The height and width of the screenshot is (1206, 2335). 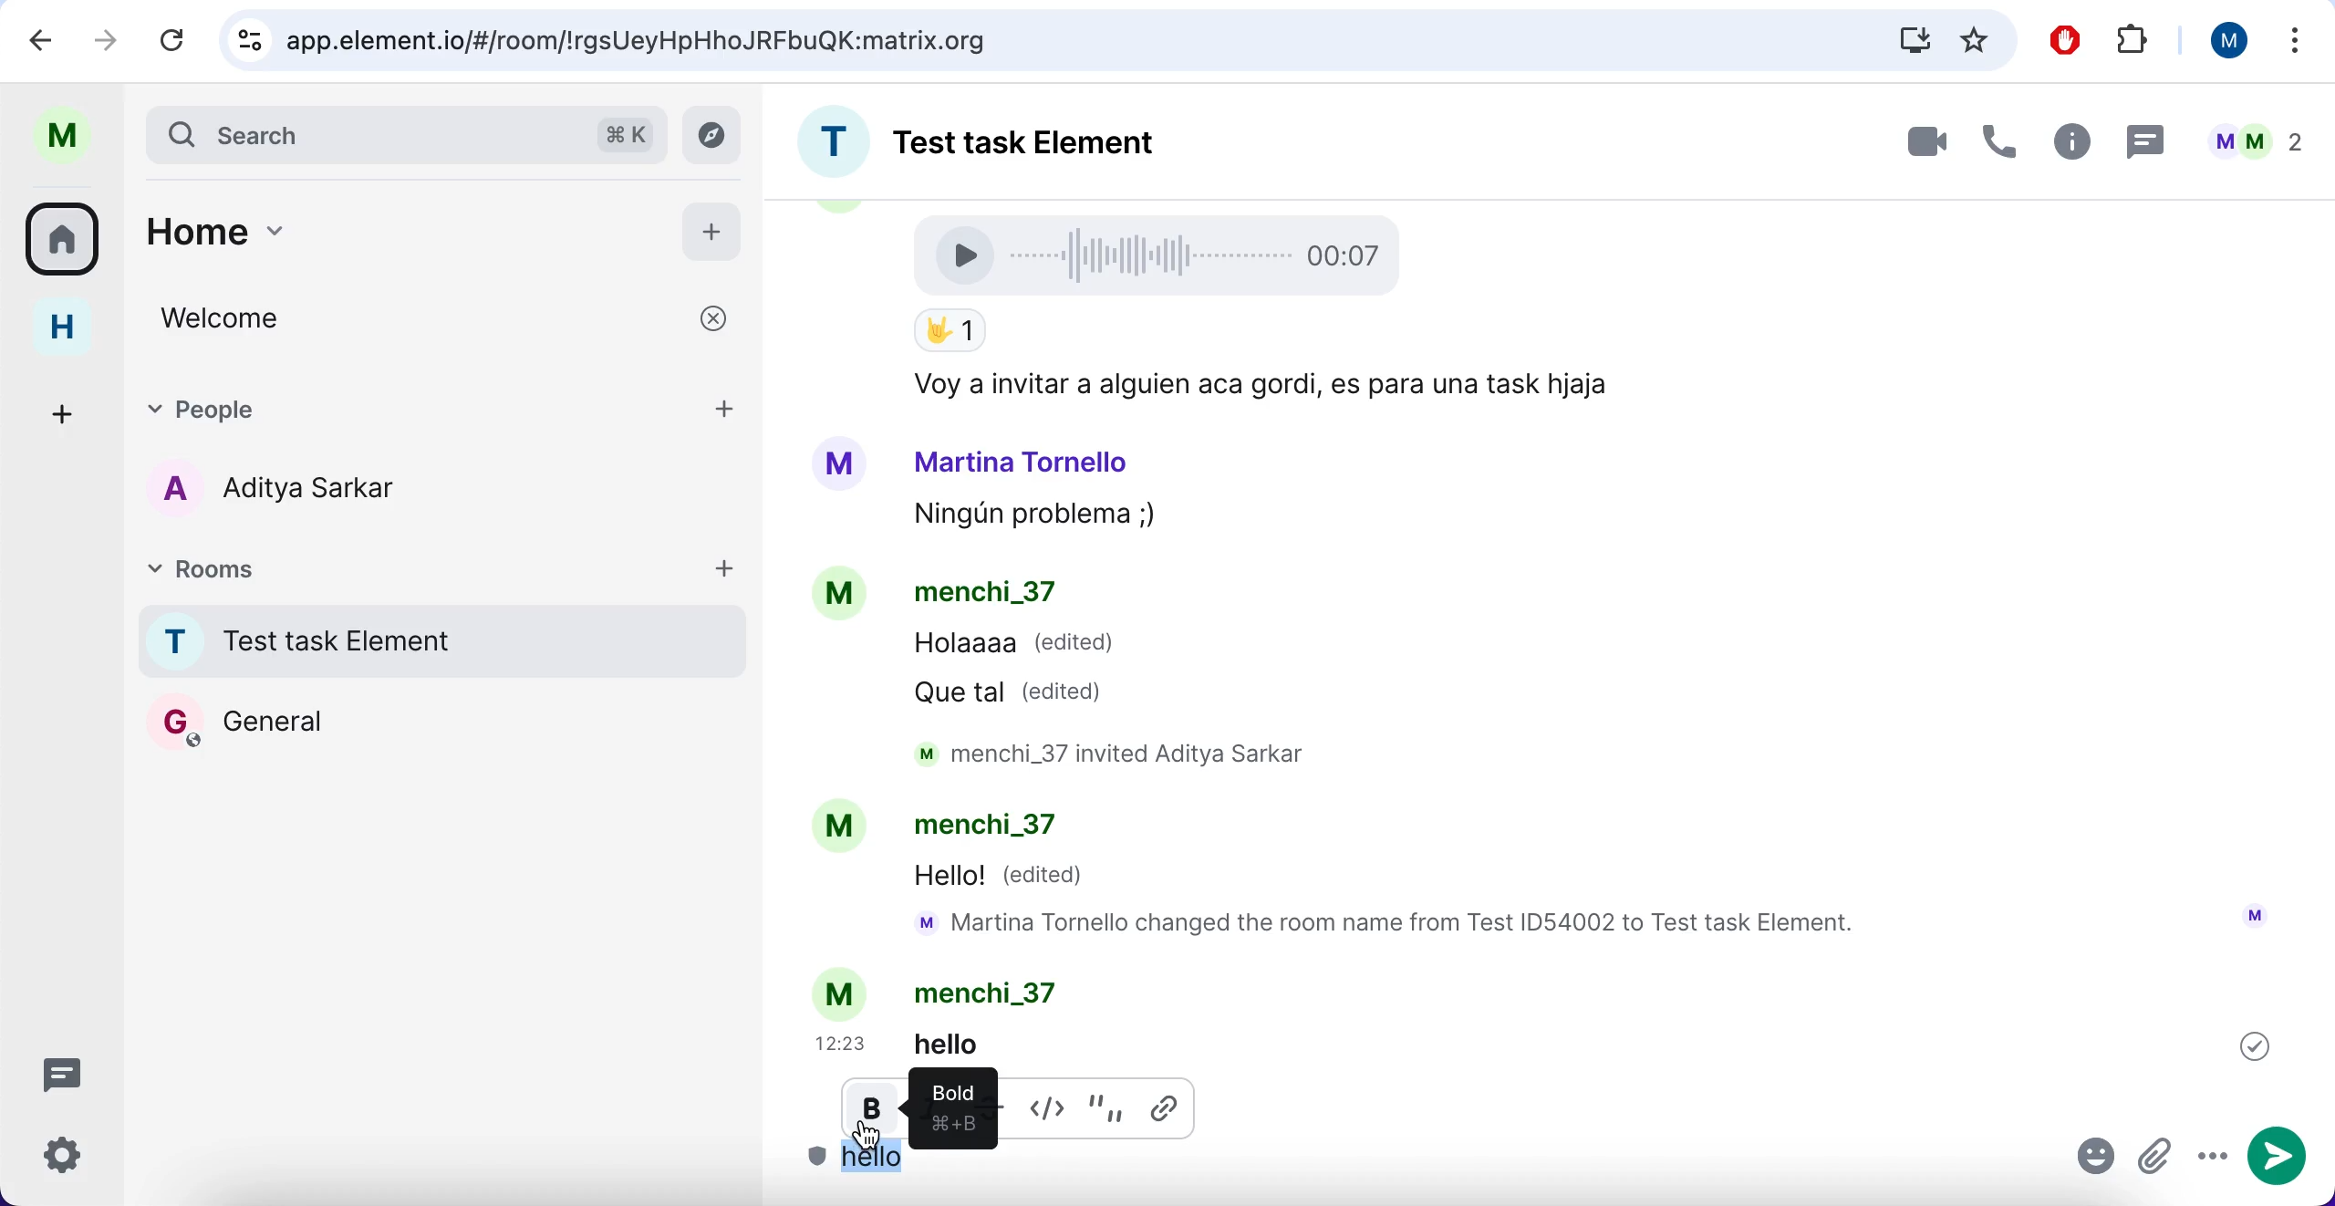 I want to click on thread, so click(x=2143, y=140).